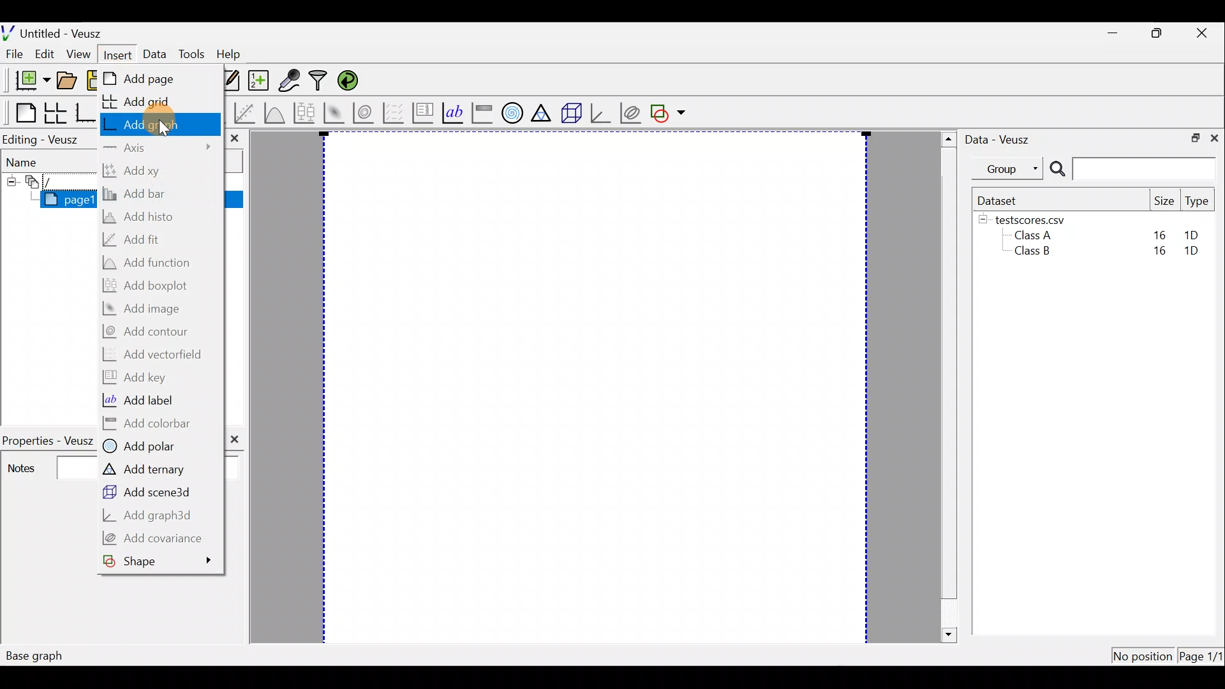  Describe the element at coordinates (234, 55) in the screenshot. I see `Help` at that location.